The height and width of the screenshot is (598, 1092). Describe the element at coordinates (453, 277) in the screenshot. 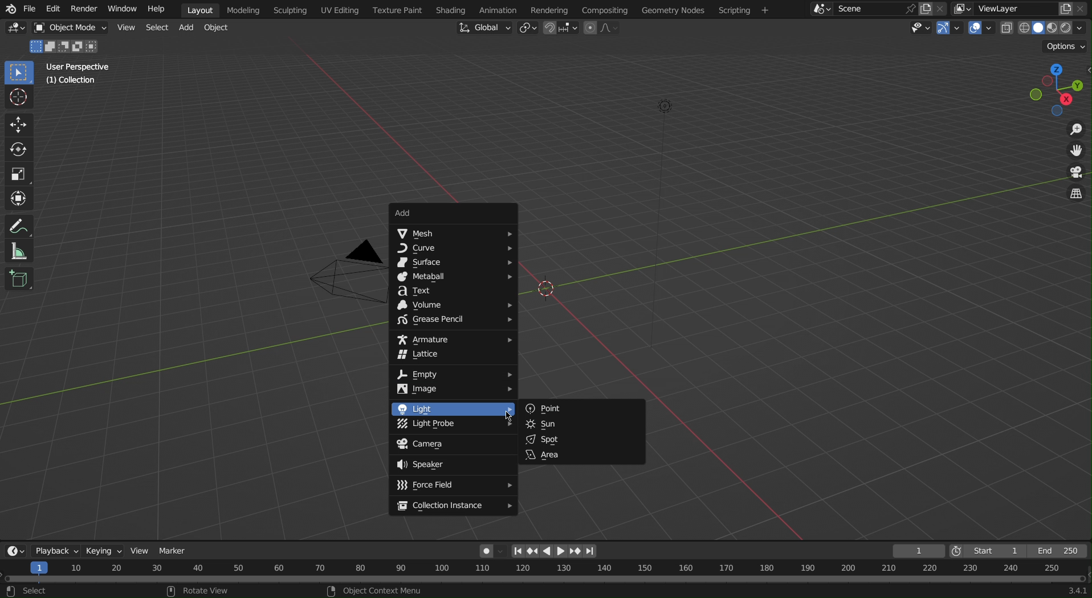

I see `Metabal` at that location.